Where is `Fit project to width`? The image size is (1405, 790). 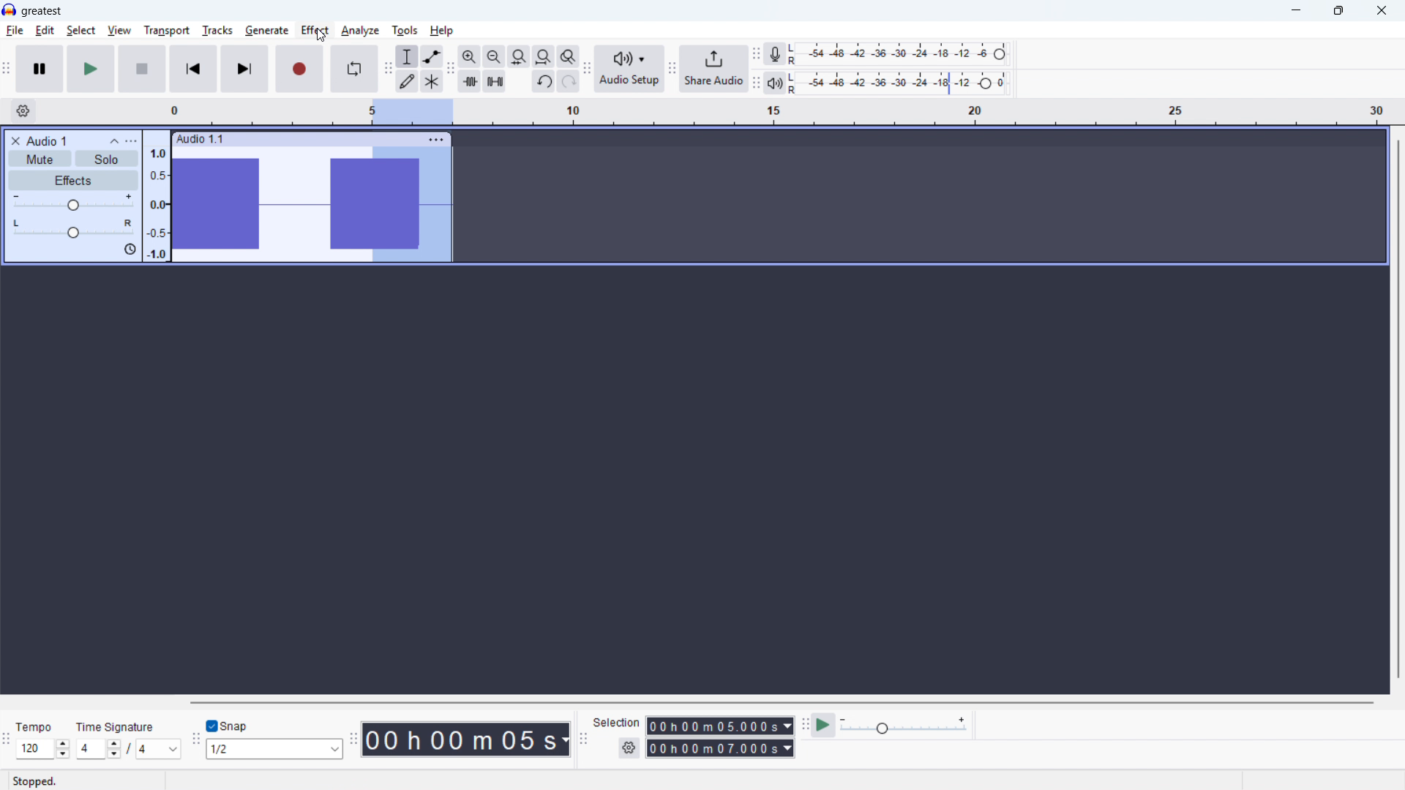
Fit project to width is located at coordinates (544, 57).